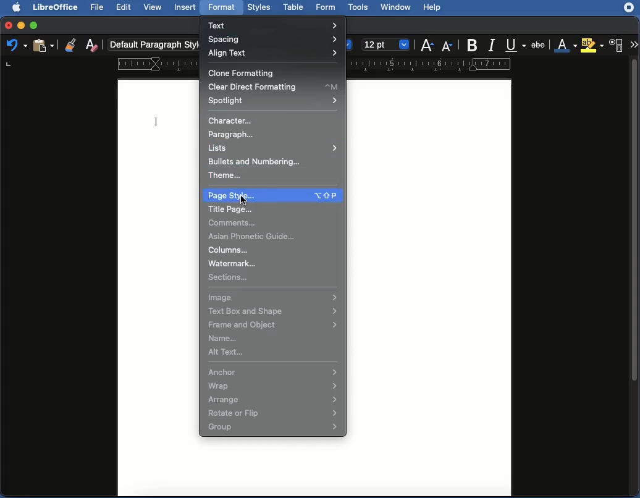 This screenshot has width=640, height=498. Describe the element at coordinates (427, 46) in the screenshot. I see `Size up` at that location.